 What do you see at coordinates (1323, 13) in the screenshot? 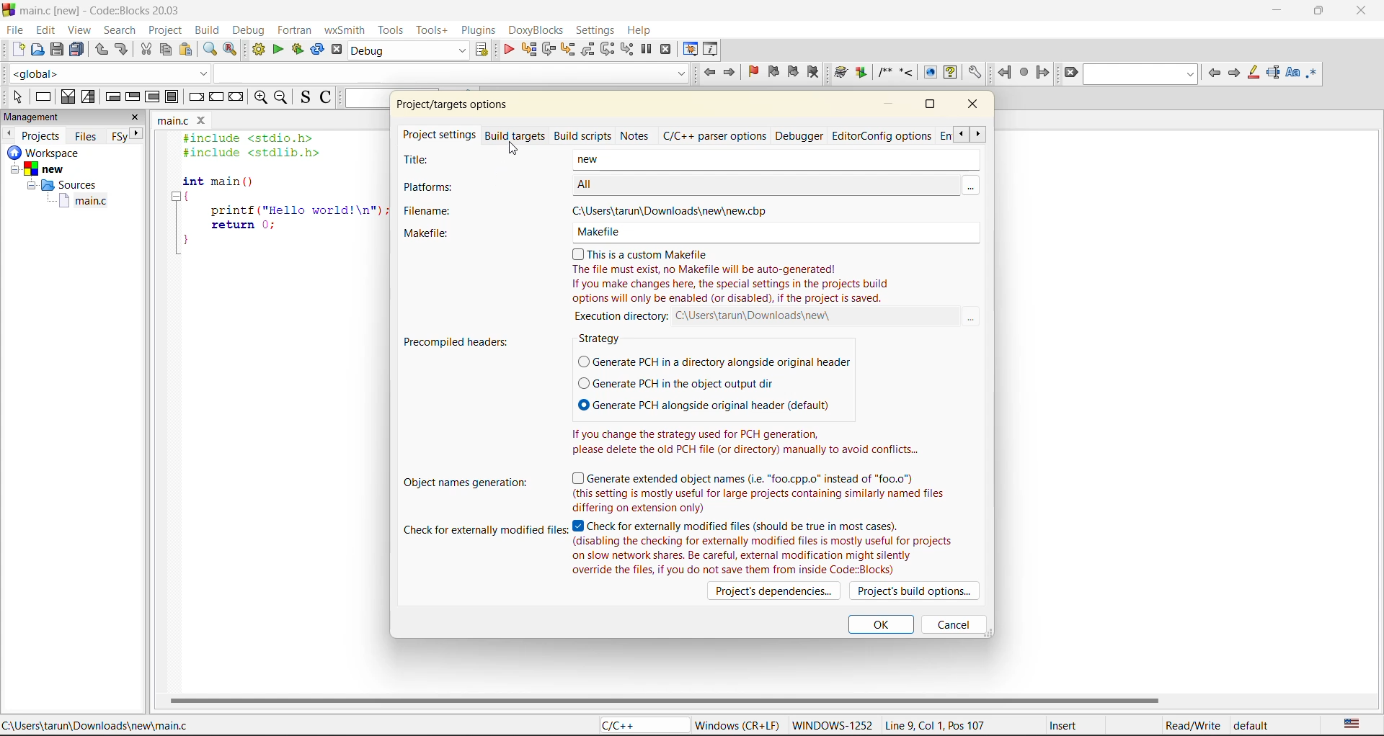
I see `maximize` at bounding box center [1323, 13].